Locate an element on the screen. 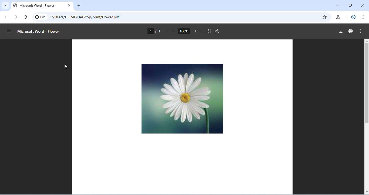  C:/Users/HOME/Desktop/print/Flower.pdf is located at coordinates (93, 17).